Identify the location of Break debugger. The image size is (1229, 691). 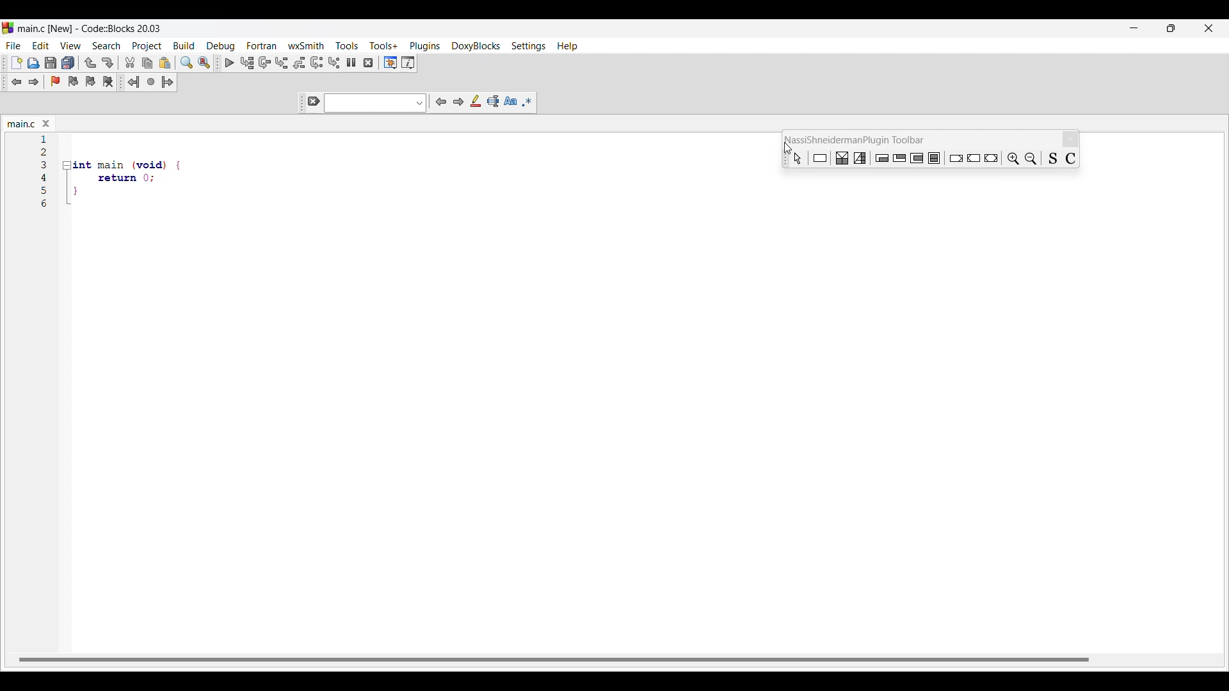
(351, 62).